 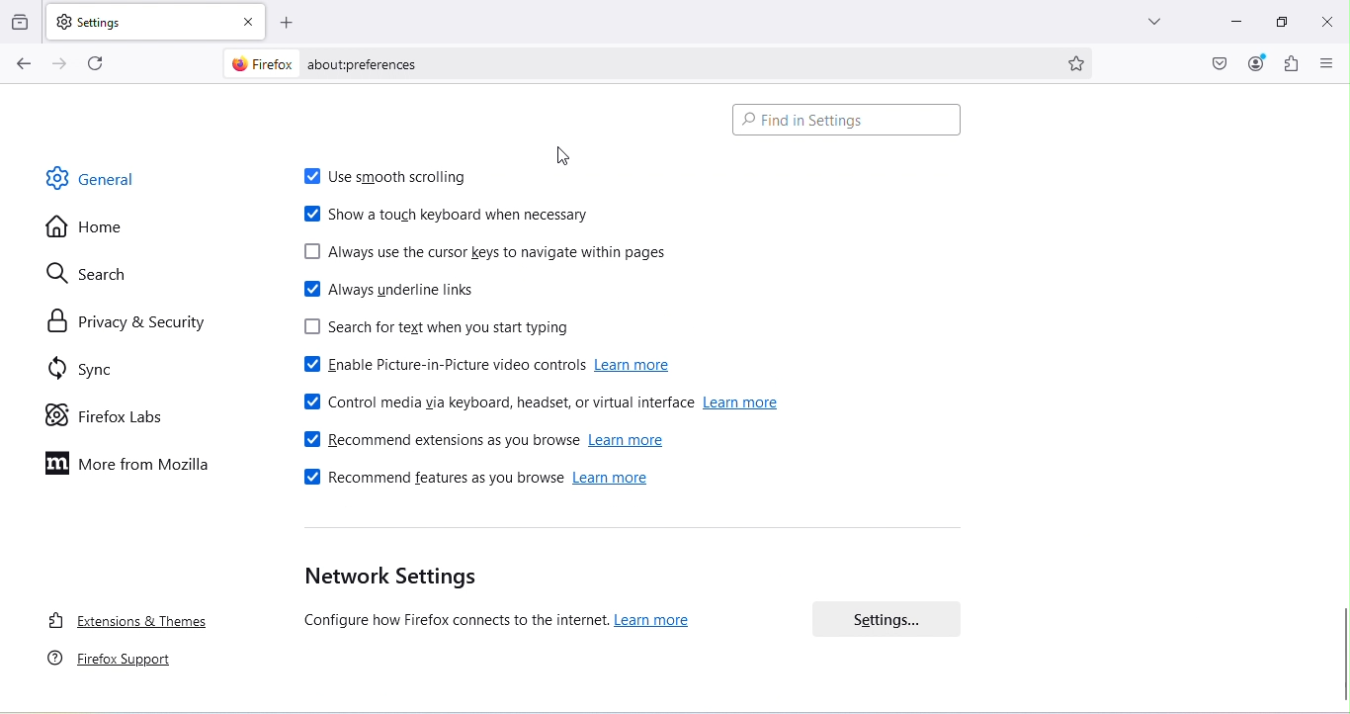 What do you see at coordinates (1324, 63) in the screenshot?
I see `Open application menu` at bounding box center [1324, 63].